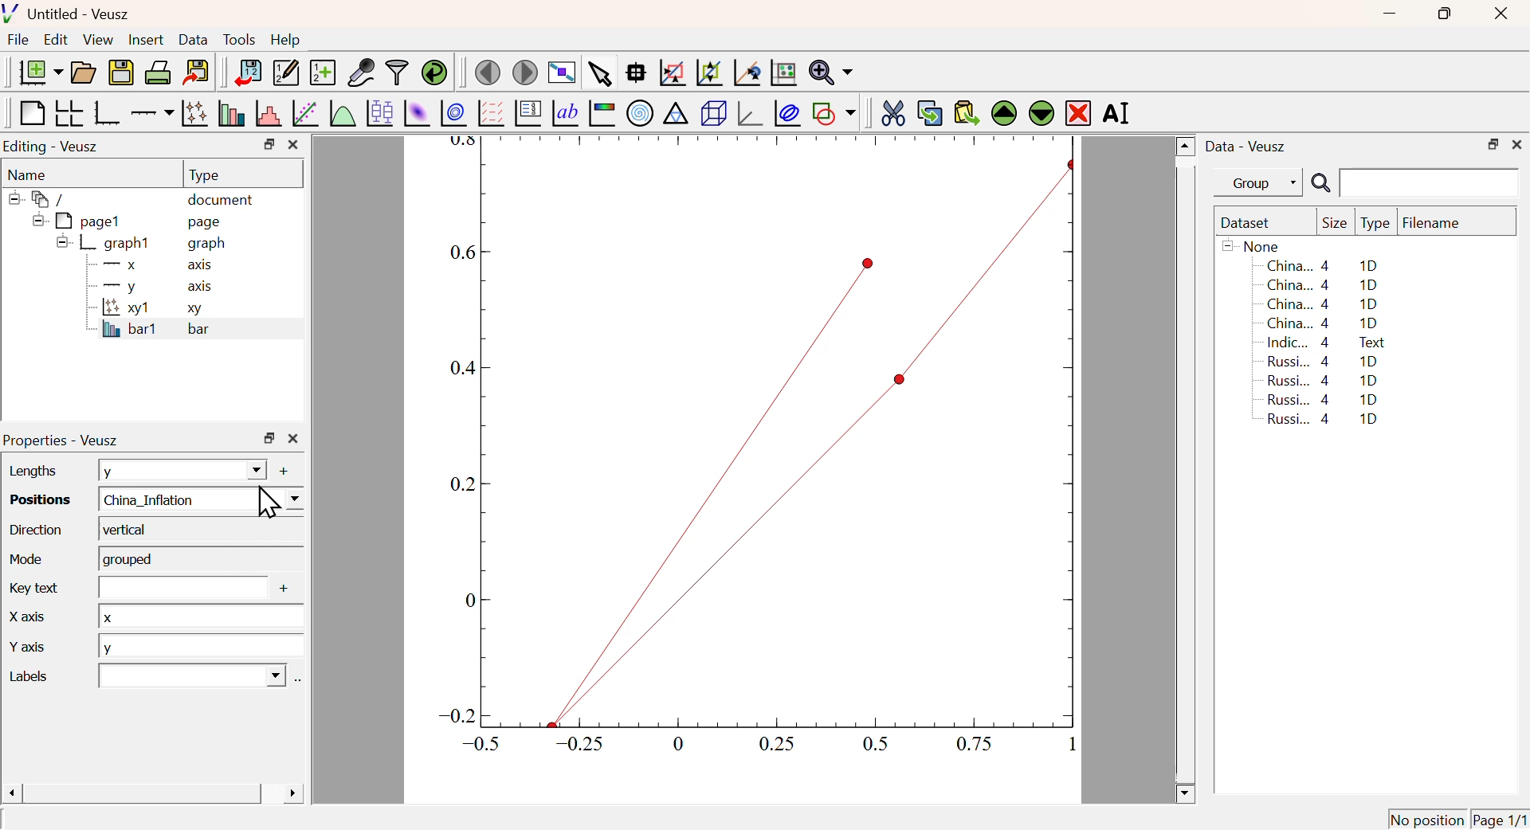  Describe the element at coordinates (929, 113) in the screenshot. I see `Copy` at that location.